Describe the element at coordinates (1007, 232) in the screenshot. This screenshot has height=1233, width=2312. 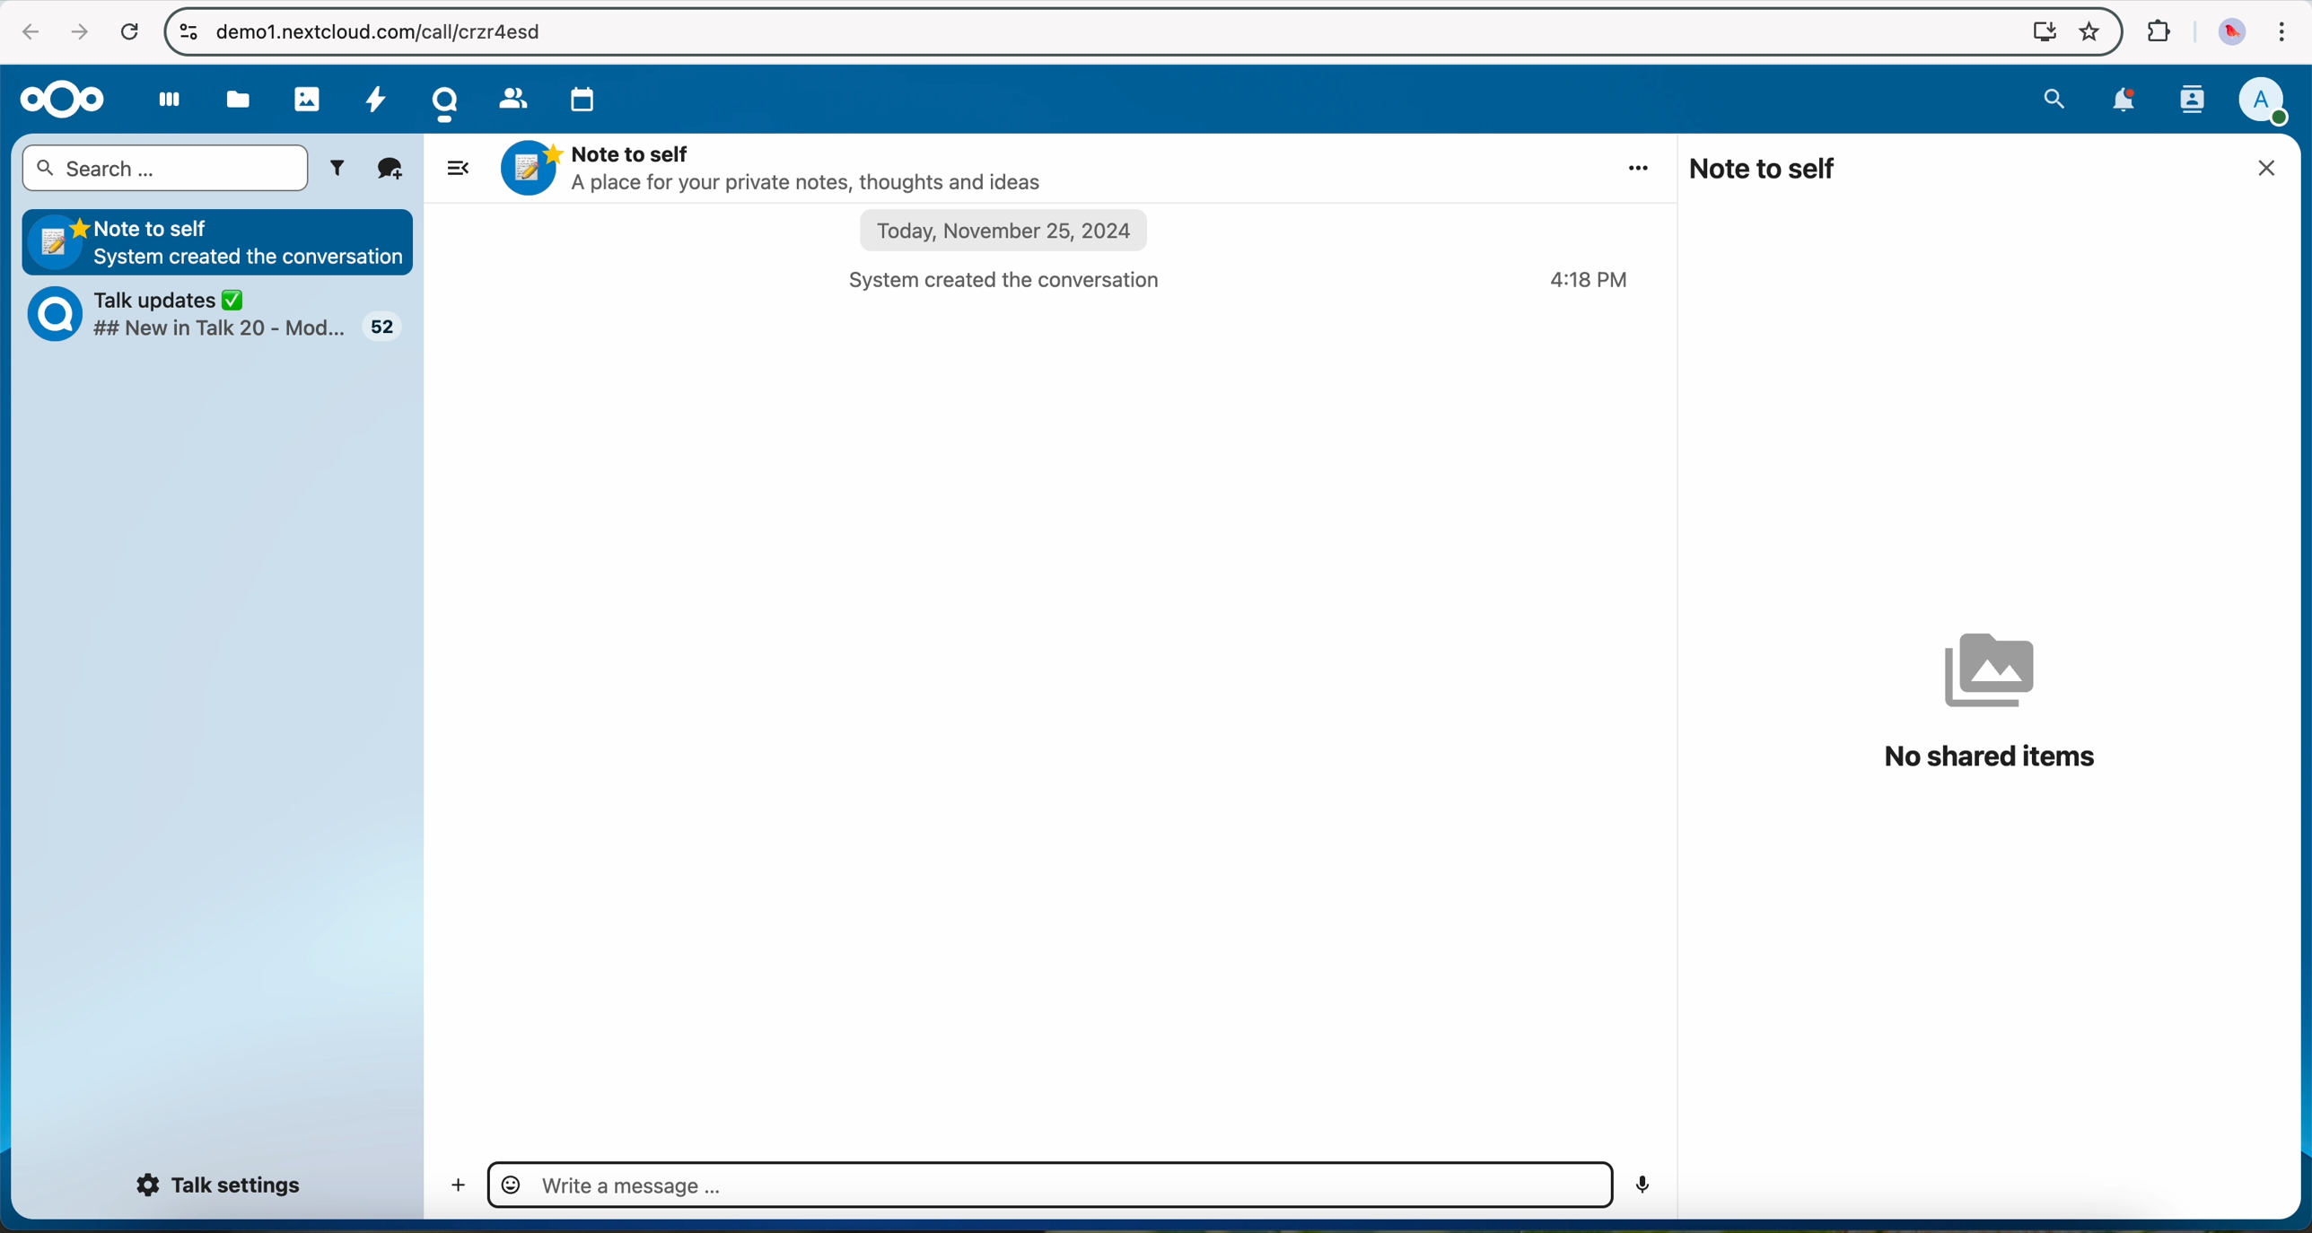
I see `date` at that location.